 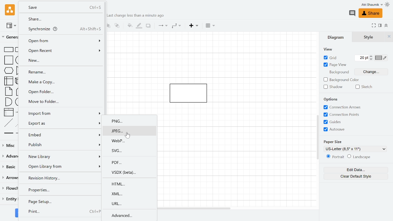 What do you see at coordinates (371, 72) in the screenshot?
I see `Change background` at bounding box center [371, 72].